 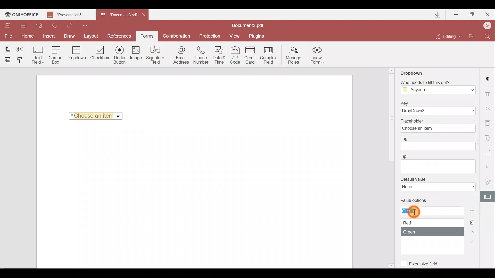 I want to click on Email address, so click(x=179, y=56).